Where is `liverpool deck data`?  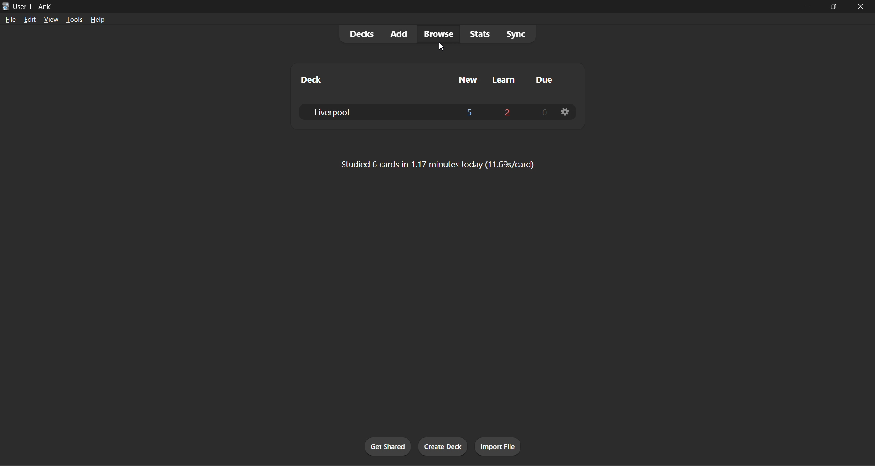 liverpool deck data is located at coordinates (425, 113).